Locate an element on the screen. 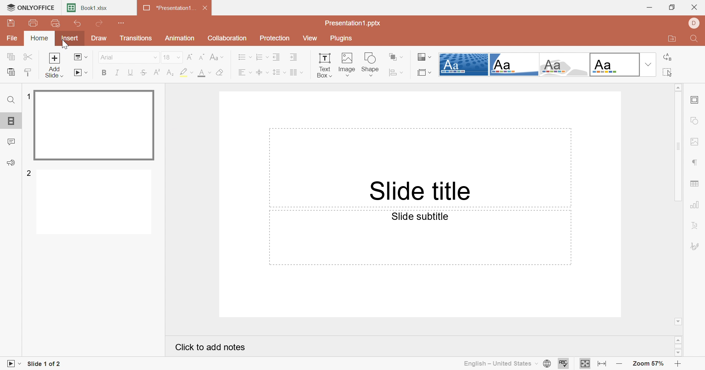 The width and height of the screenshot is (705, 370). Drop down is located at coordinates (650, 64).